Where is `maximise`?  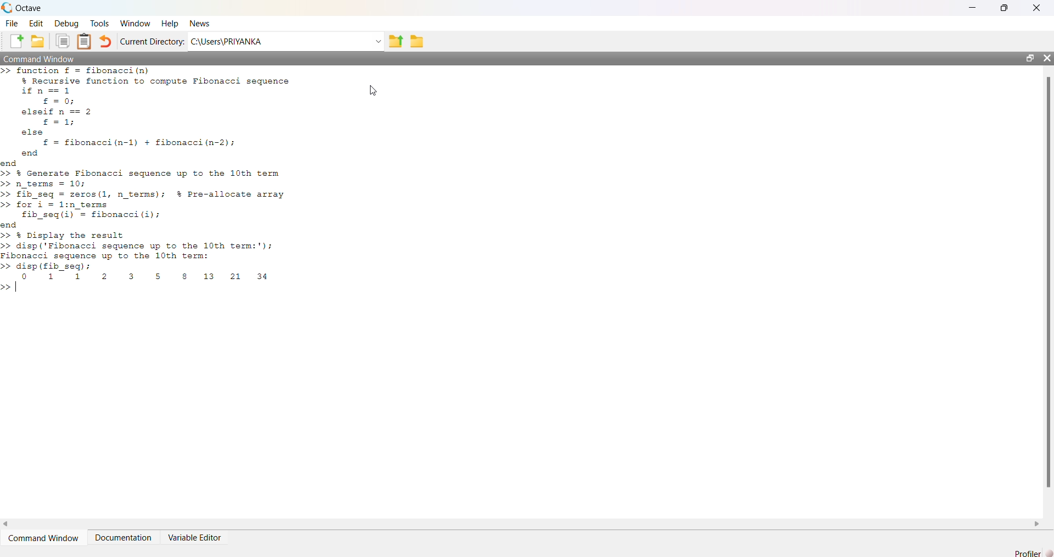 maximise is located at coordinates (1006, 9).